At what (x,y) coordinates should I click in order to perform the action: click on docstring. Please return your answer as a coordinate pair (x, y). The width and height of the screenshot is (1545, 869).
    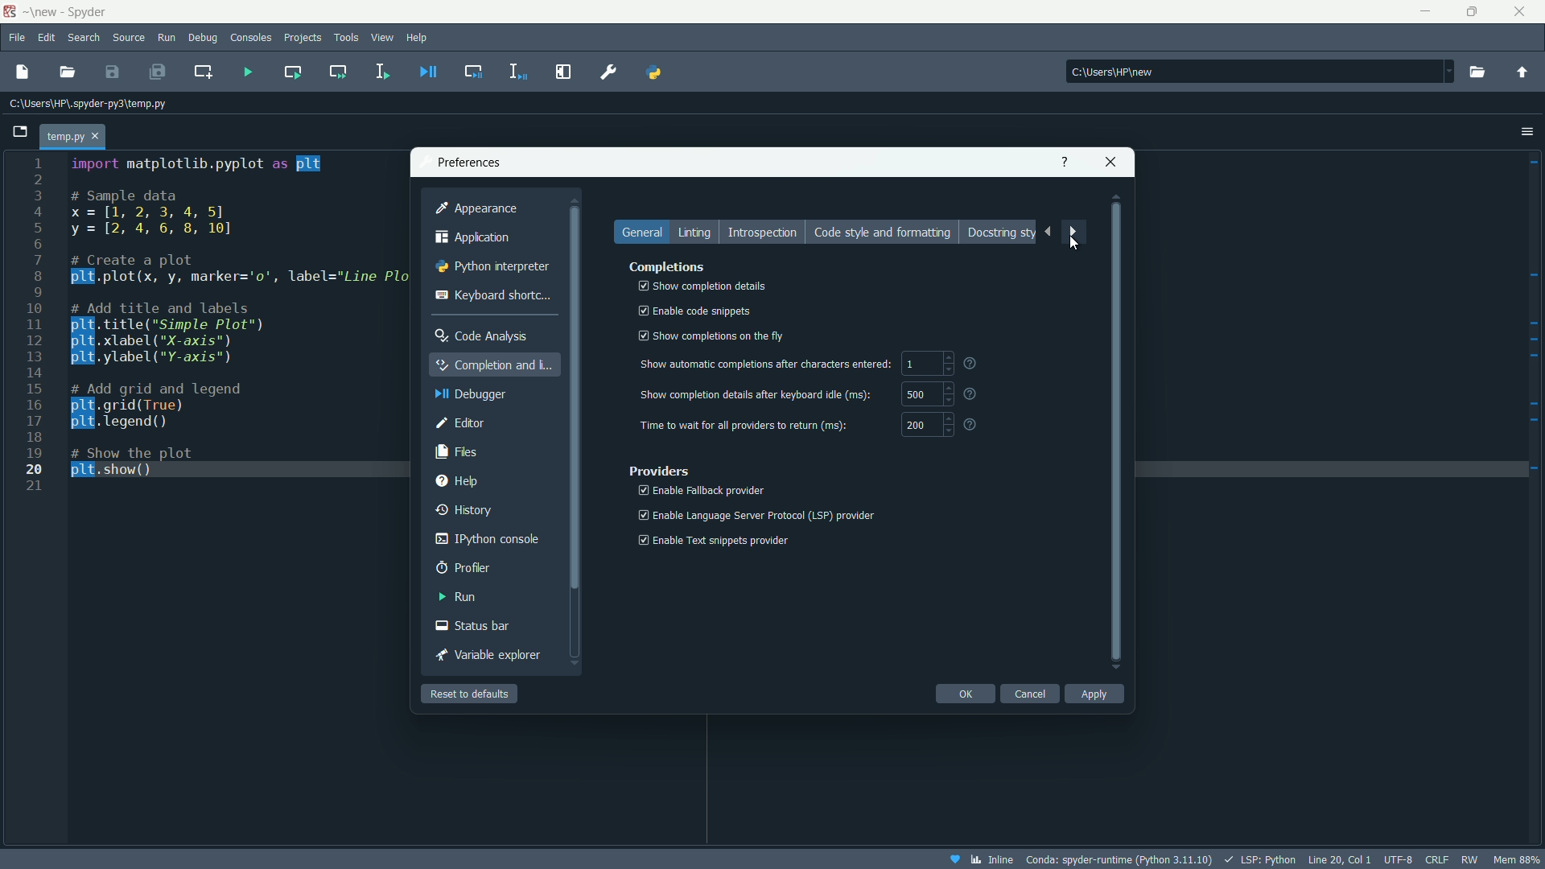
    Looking at the image, I should click on (999, 233).